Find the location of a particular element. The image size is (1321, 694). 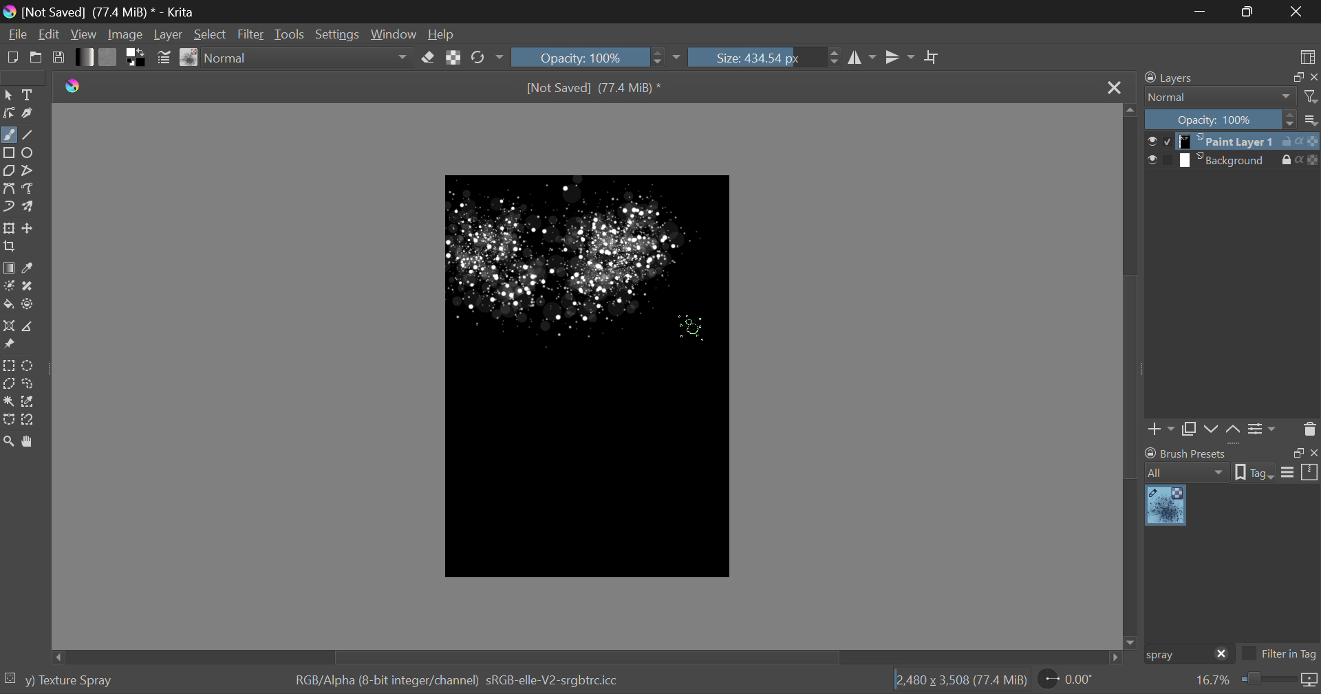

File is located at coordinates (17, 33).